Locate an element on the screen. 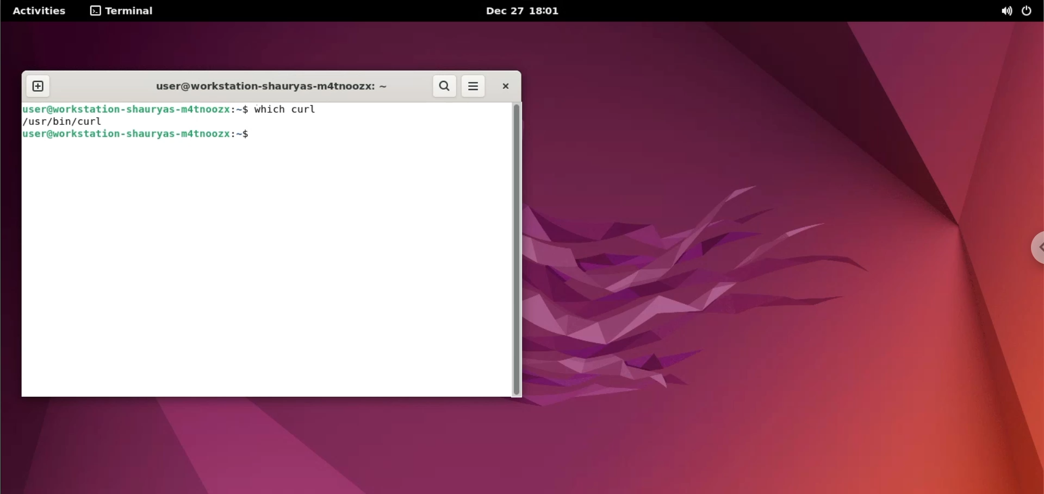 The width and height of the screenshot is (1044, 494).  user@workstation-shauryas-m4tnoozx: ~ is located at coordinates (136, 109).